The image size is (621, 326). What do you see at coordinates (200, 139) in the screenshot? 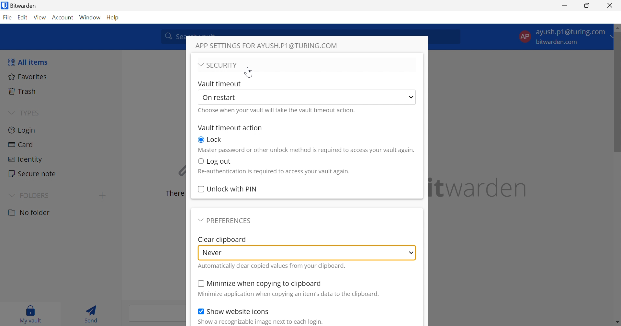
I see `Checkbox` at bounding box center [200, 139].